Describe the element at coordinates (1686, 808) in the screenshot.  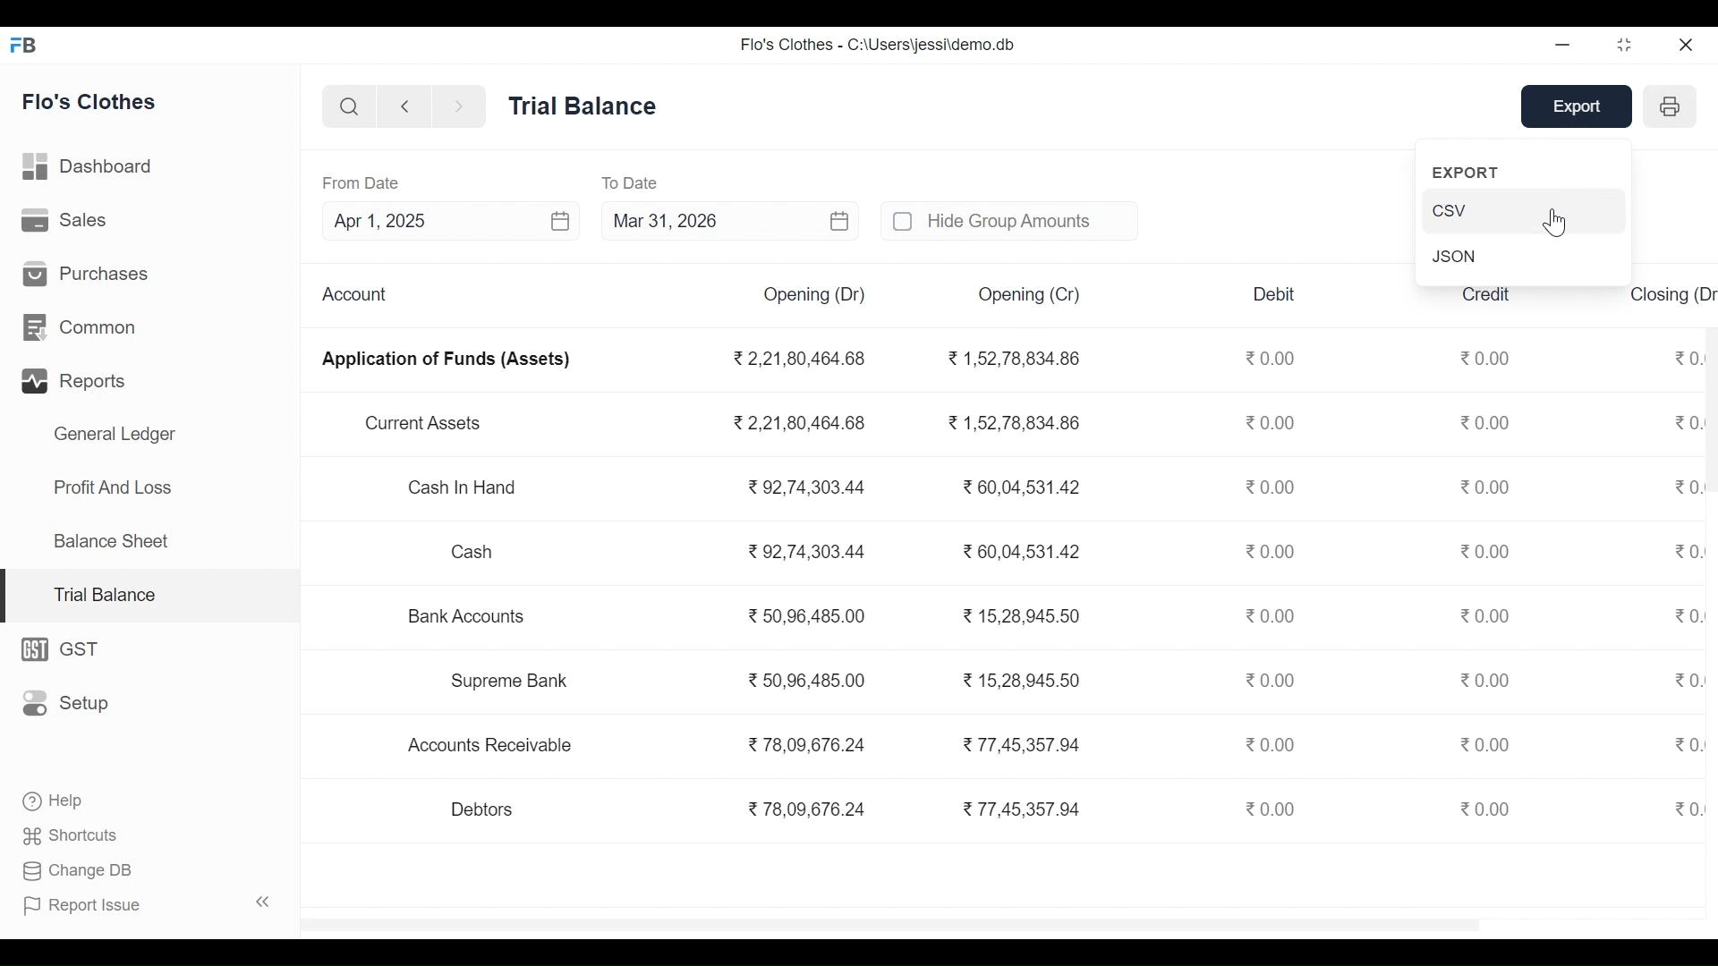
I see `0.00` at that location.